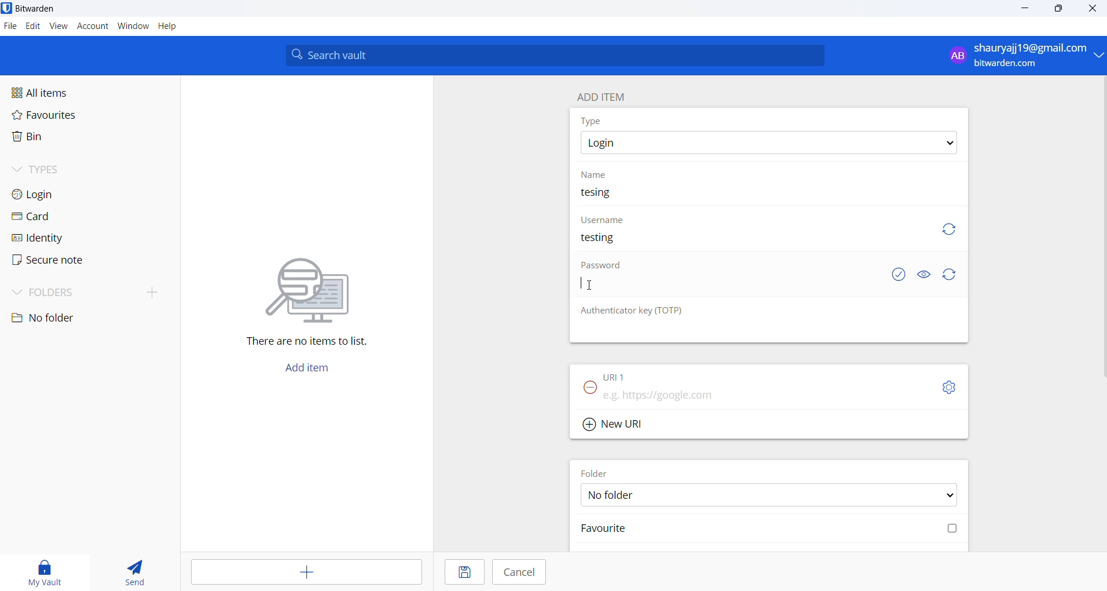 This screenshot has width=1107, height=591. I want to click on Username text box, so click(746, 243).